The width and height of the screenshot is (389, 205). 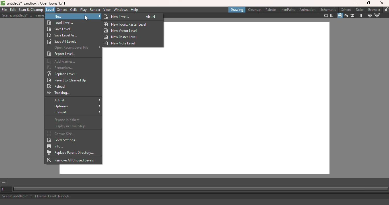 What do you see at coordinates (122, 31) in the screenshot?
I see `New vector level` at bounding box center [122, 31].